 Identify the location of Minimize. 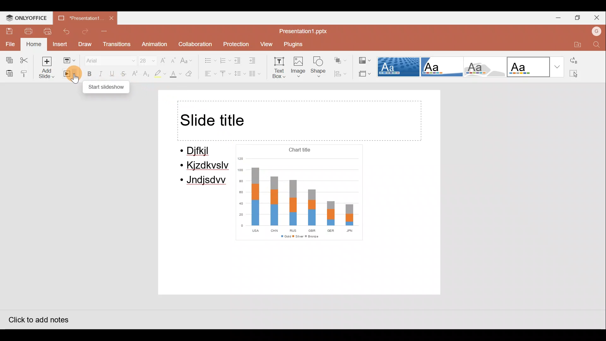
(557, 17).